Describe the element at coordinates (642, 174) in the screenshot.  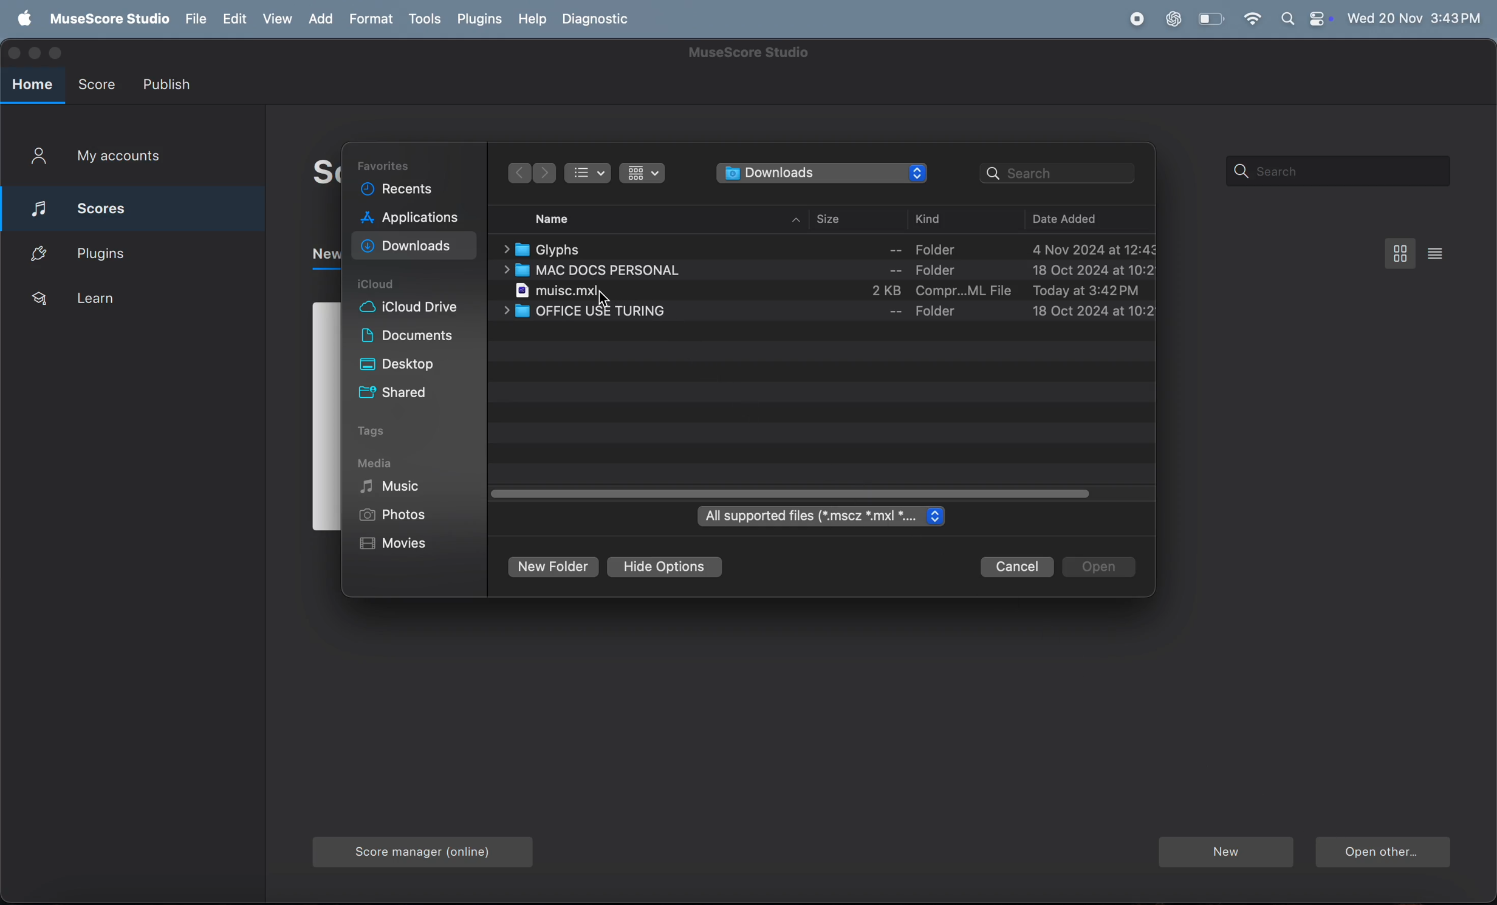
I see `show items as icons` at that location.